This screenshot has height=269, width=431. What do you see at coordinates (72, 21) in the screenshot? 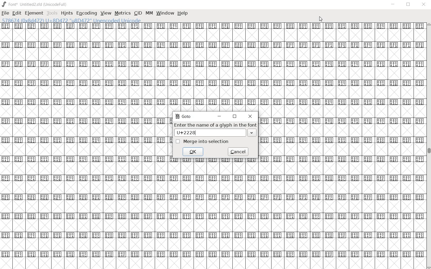
I see `578674 (0x8d472) U+80472 "u8D472" Unencoded Unicode` at bounding box center [72, 21].